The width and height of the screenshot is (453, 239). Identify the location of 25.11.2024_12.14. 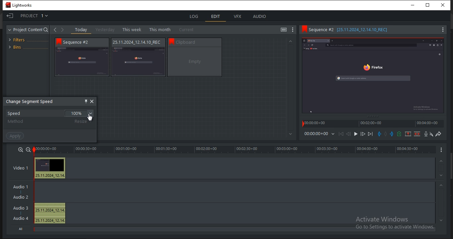
(50, 176).